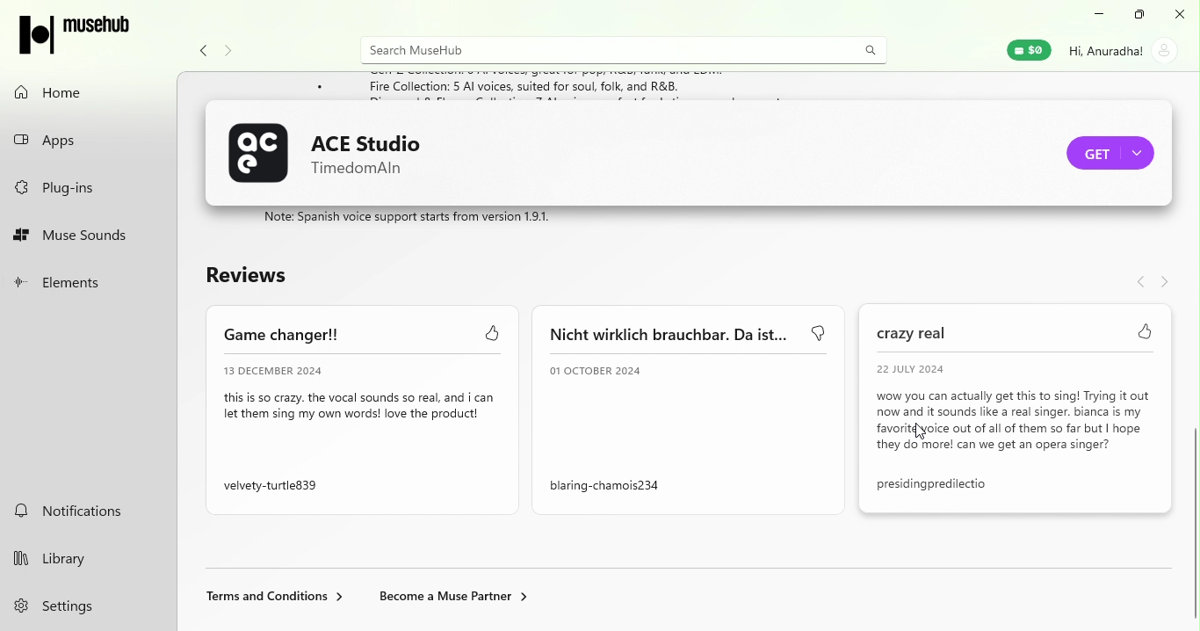  Describe the element at coordinates (90, 139) in the screenshot. I see `apps` at that location.